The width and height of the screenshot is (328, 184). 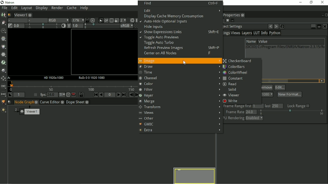 I want to click on Script name, so click(x=10, y=102).